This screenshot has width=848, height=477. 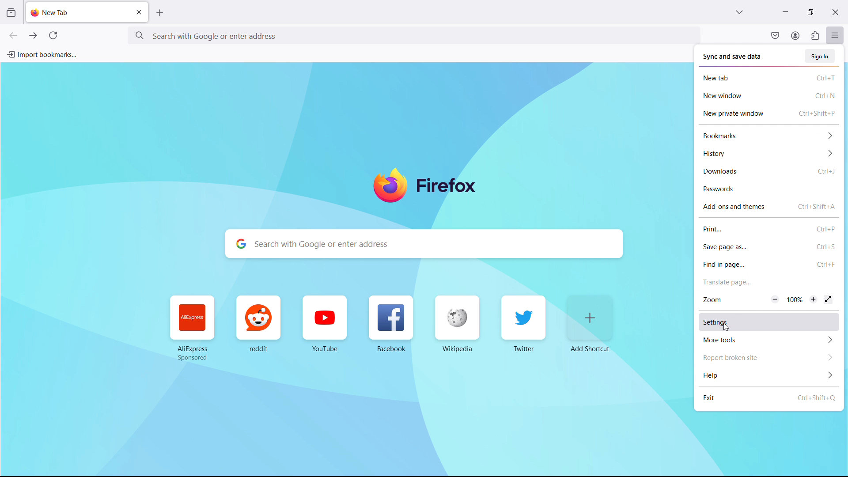 I want to click on go forward one page, right click or pull down to show history, so click(x=33, y=36).